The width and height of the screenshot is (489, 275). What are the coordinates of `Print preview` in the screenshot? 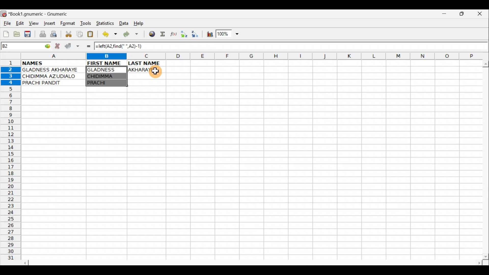 It's located at (54, 35).